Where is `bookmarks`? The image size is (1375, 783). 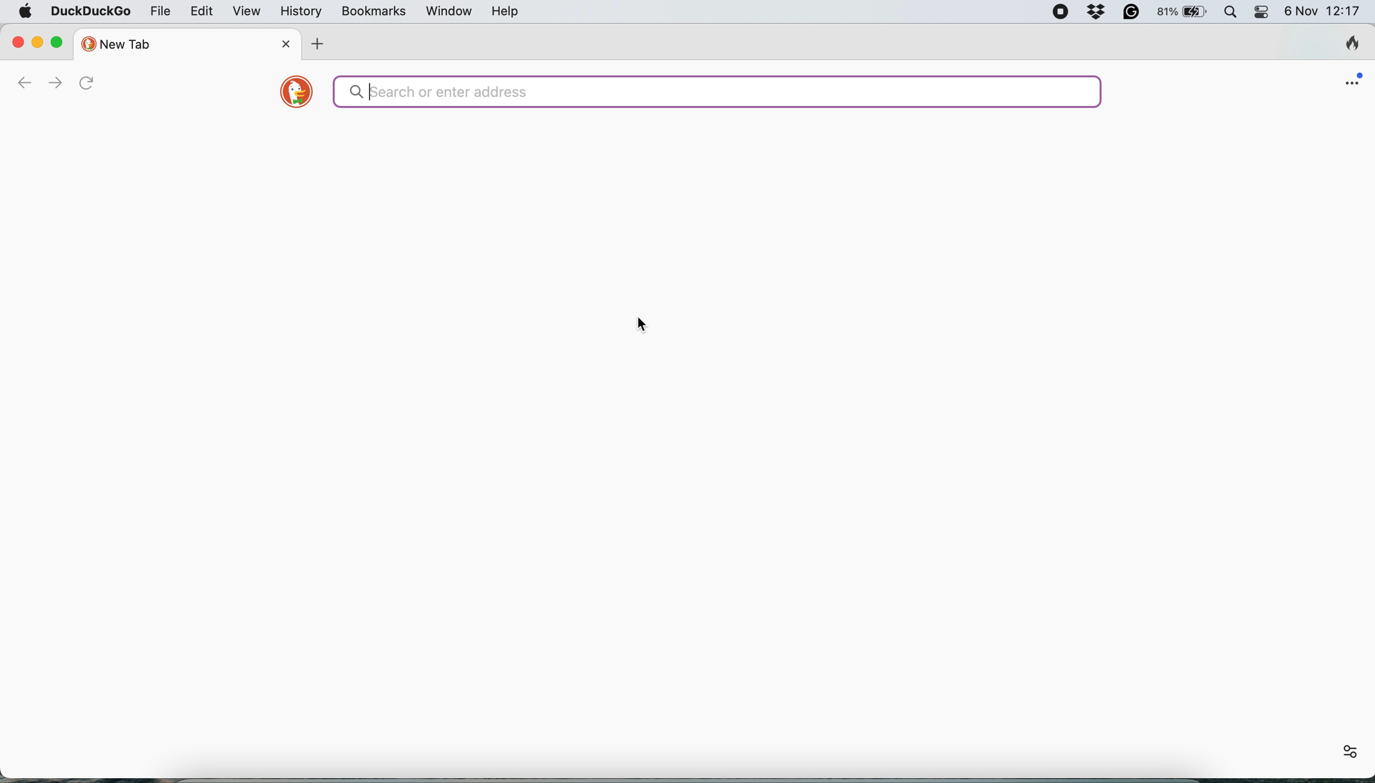 bookmarks is located at coordinates (373, 10).